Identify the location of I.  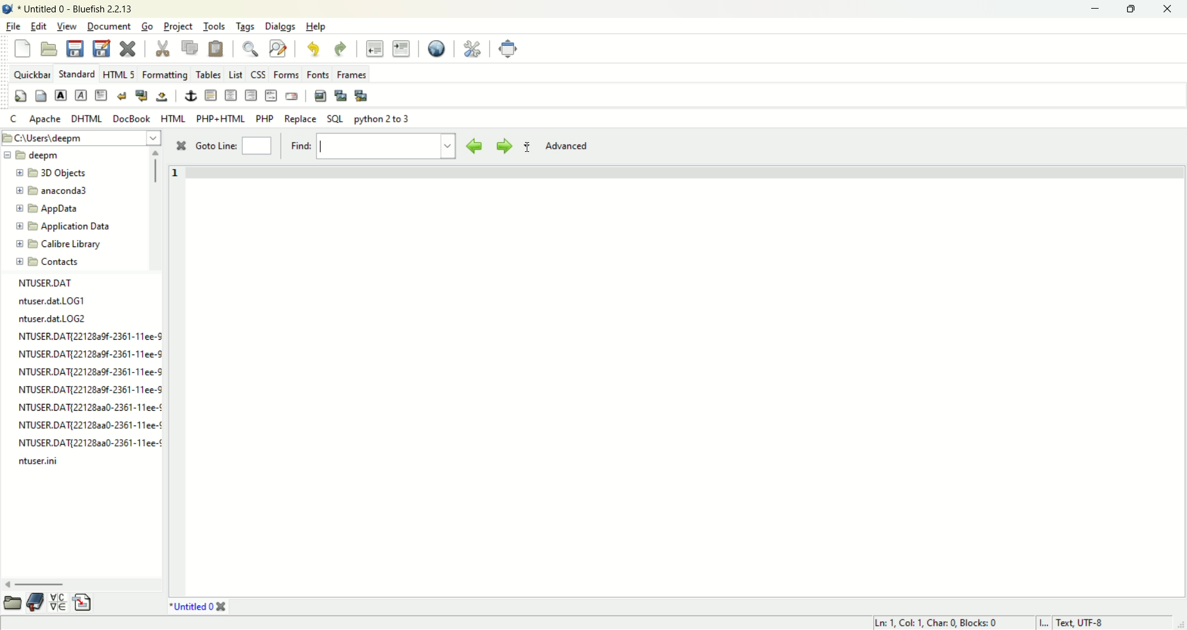
(1047, 623).